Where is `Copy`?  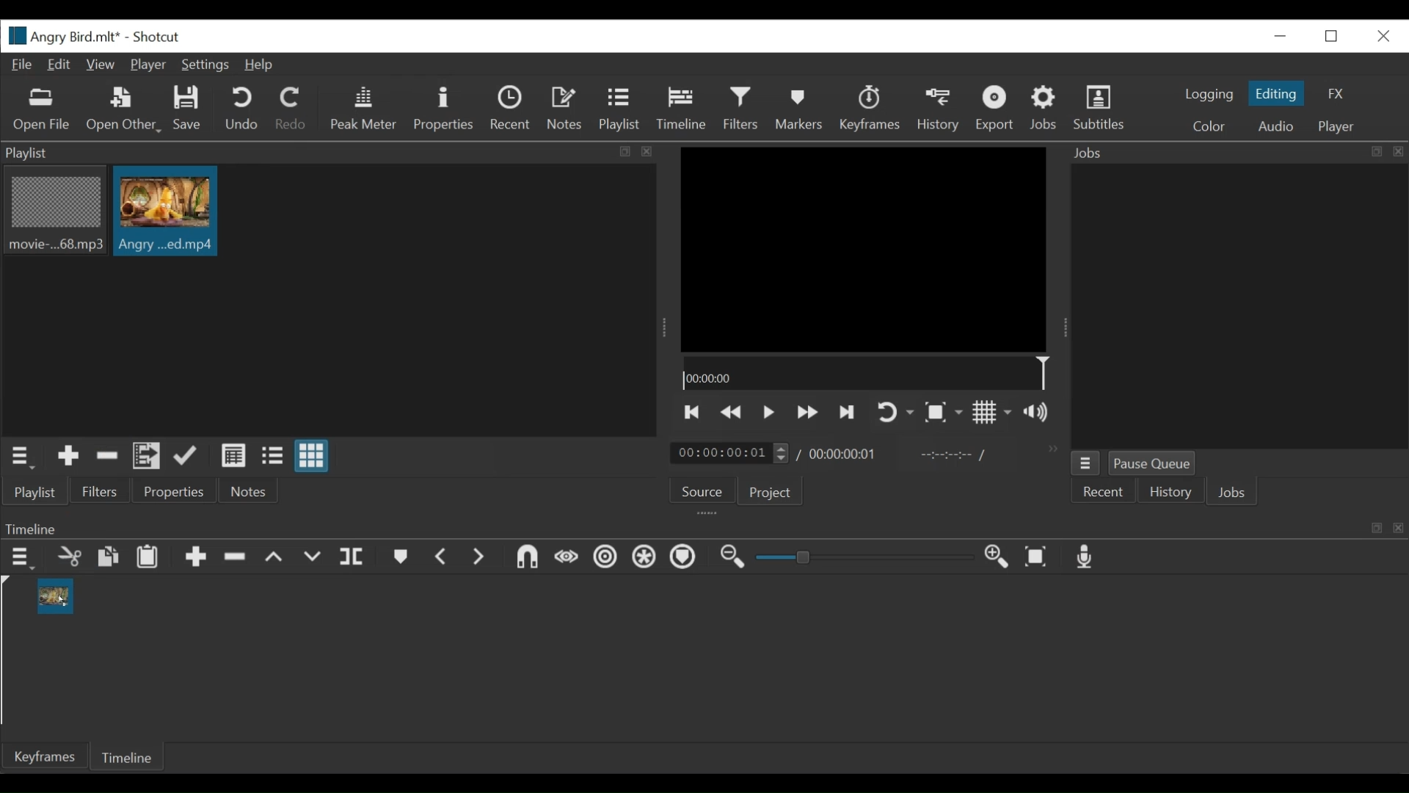 Copy is located at coordinates (109, 559).